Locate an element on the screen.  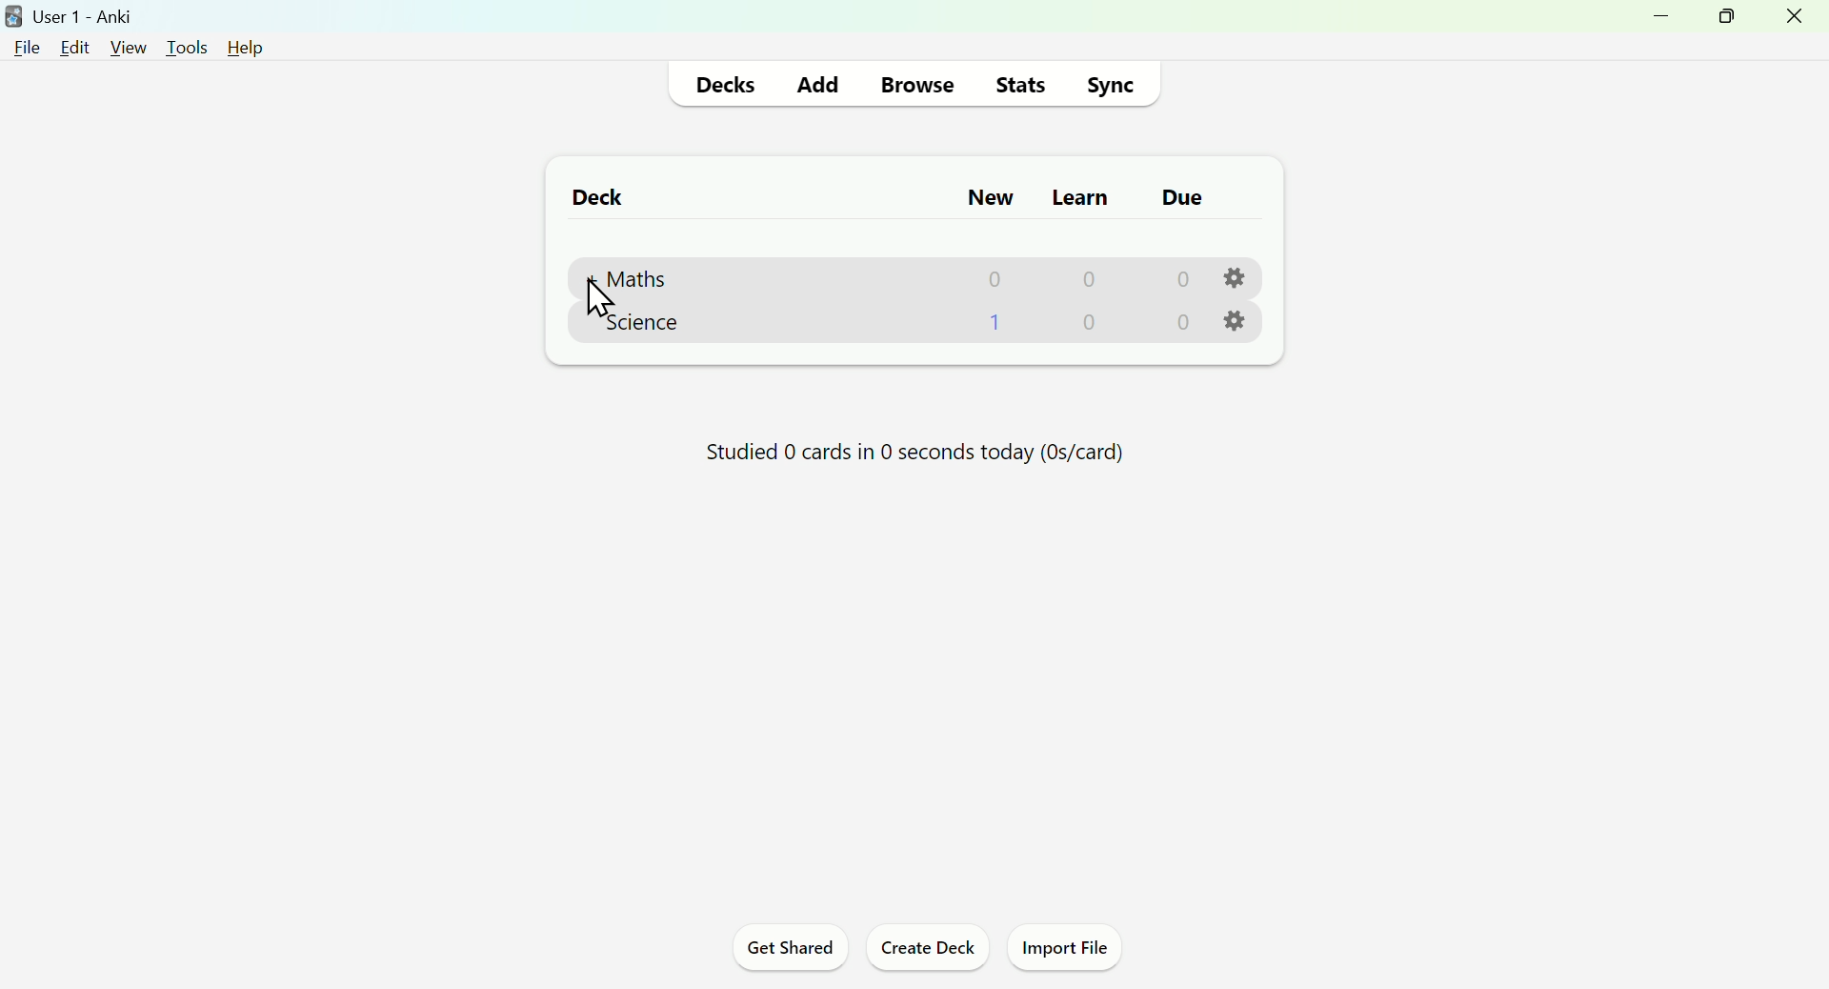
Learn is located at coordinates (1078, 192).